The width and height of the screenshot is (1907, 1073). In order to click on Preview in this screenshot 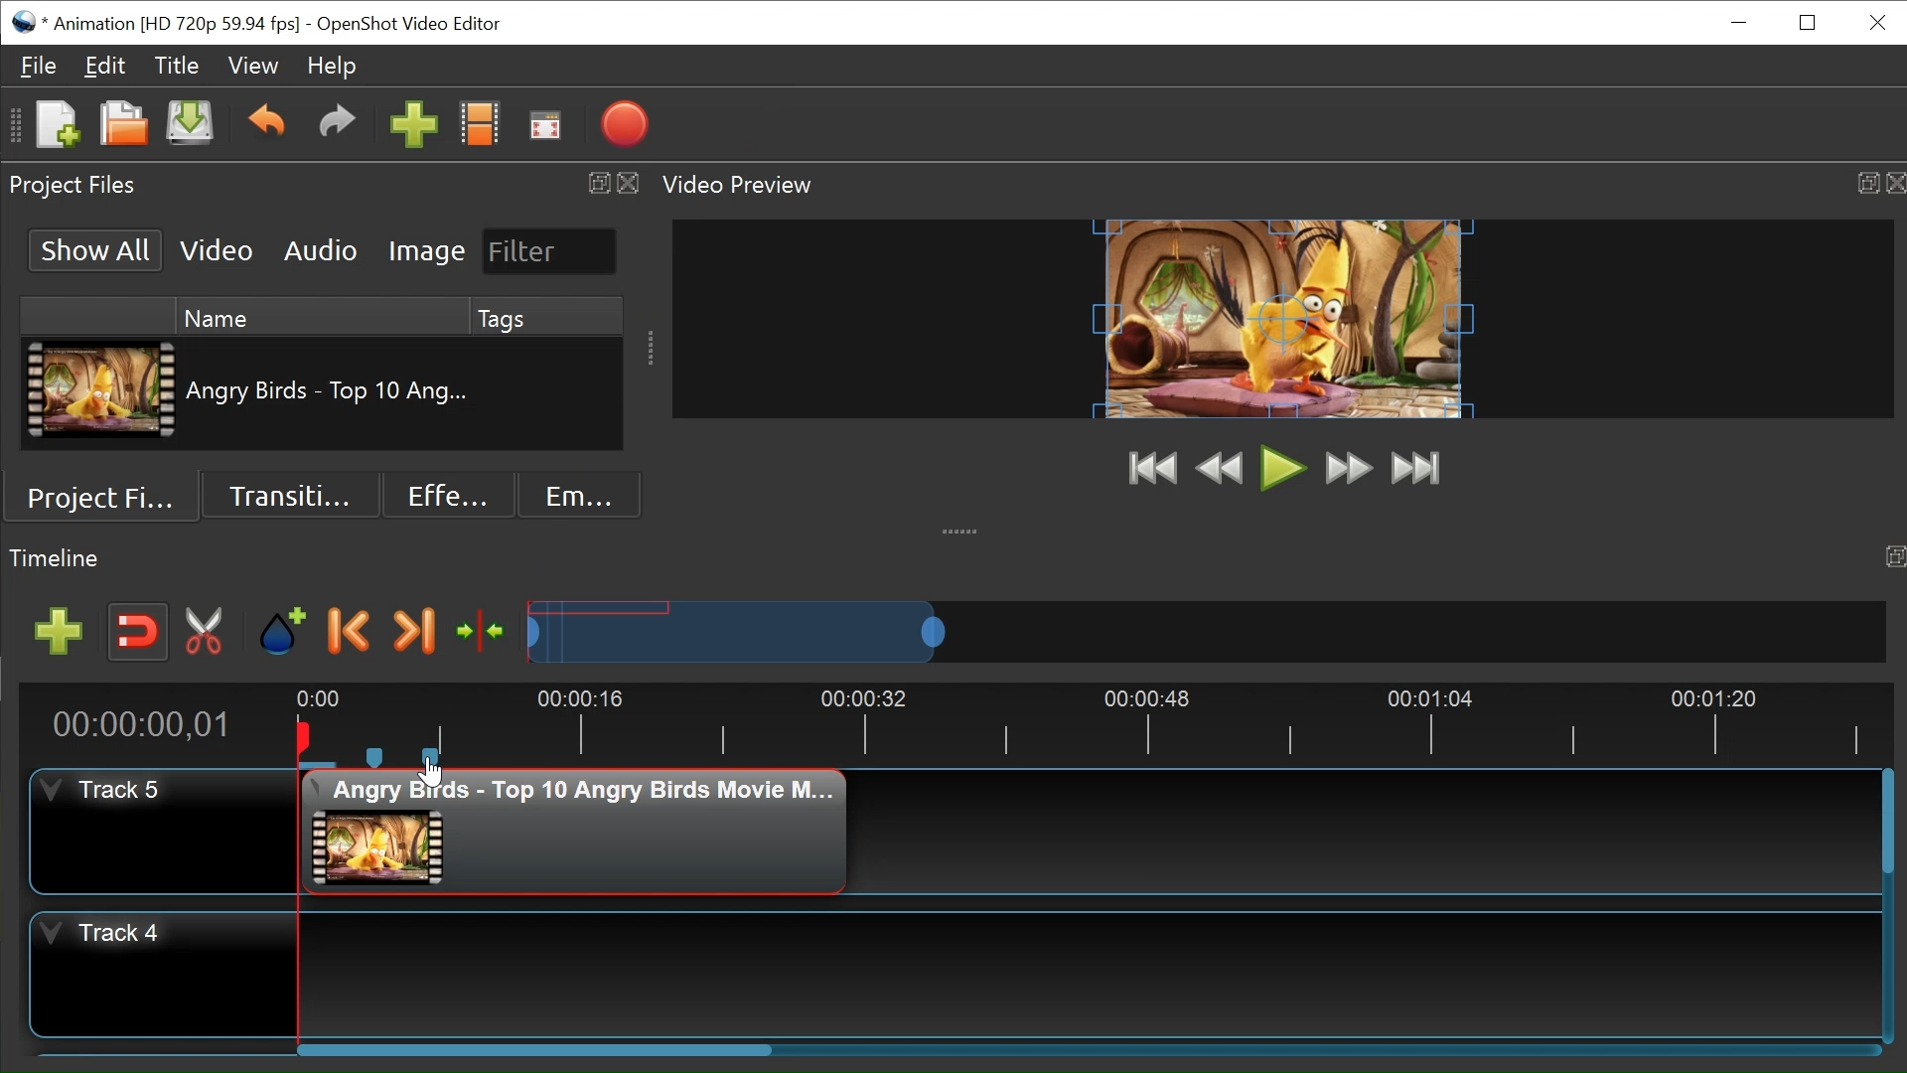, I will do `click(1220, 471)`.